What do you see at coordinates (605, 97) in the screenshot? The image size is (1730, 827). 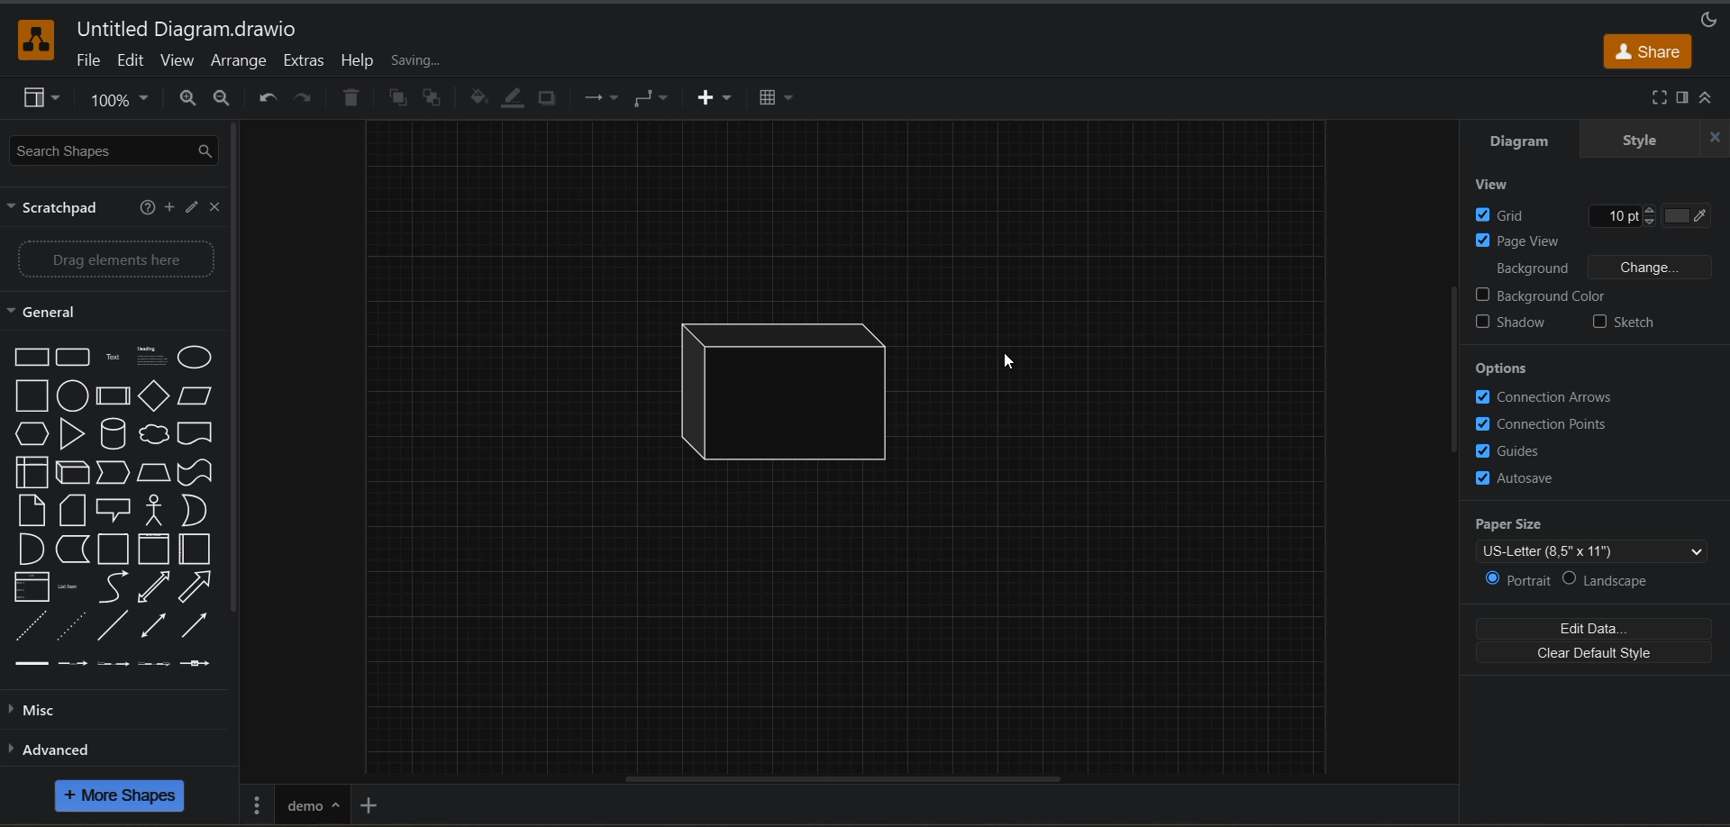 I see `connections` at bounding box center [605, 97].